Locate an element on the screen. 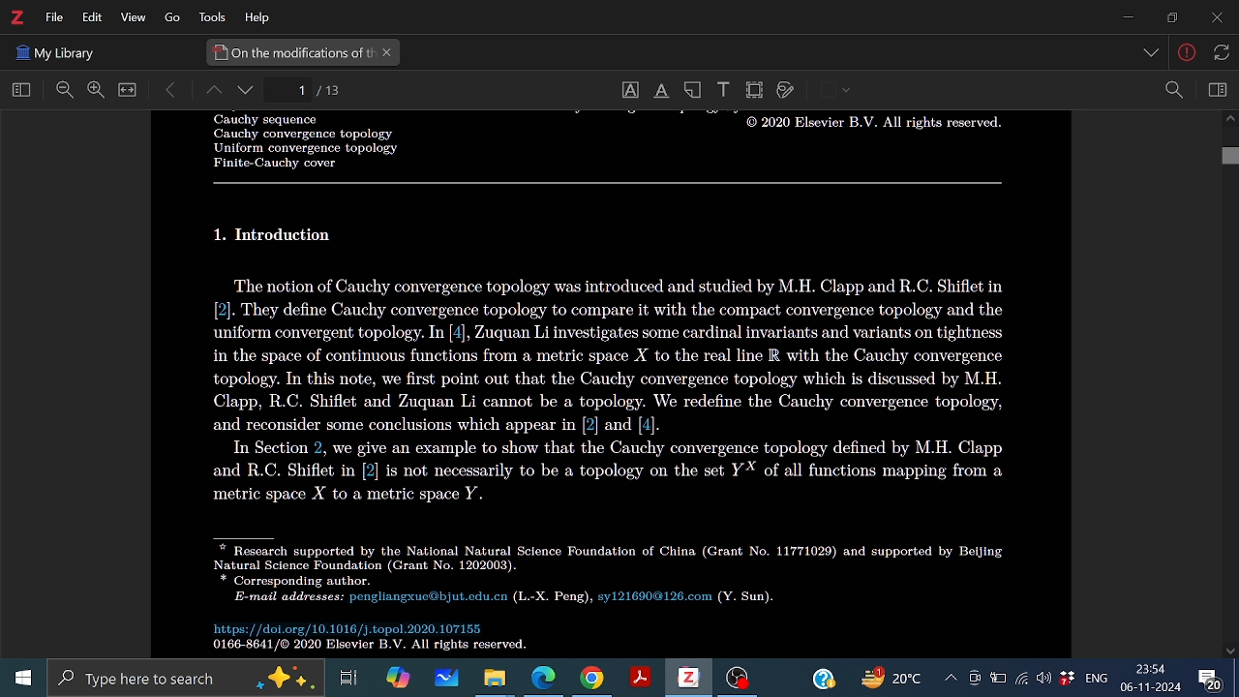 The height and width of the screenshot is (697, 1239). Batttery is located at coordinates (998, 679).